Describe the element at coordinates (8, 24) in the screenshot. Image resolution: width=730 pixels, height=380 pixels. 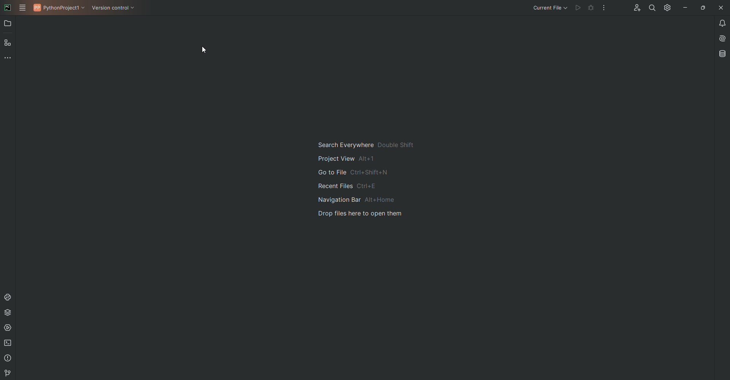
I see `Project` at that location.